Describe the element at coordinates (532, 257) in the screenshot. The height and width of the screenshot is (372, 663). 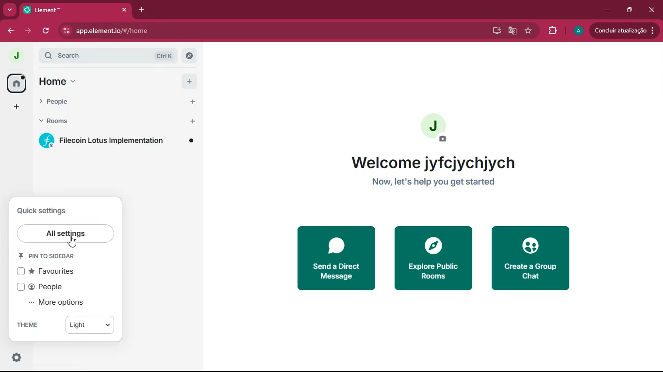
I see `create a group chat` at that location.